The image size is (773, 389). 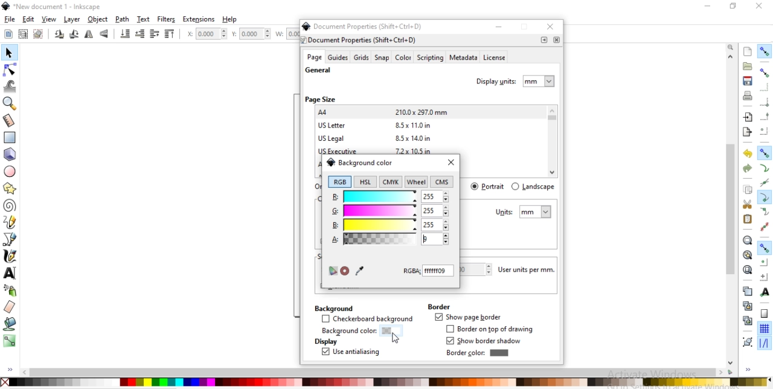 I want to click on export a document, so click(x=747, y=132).